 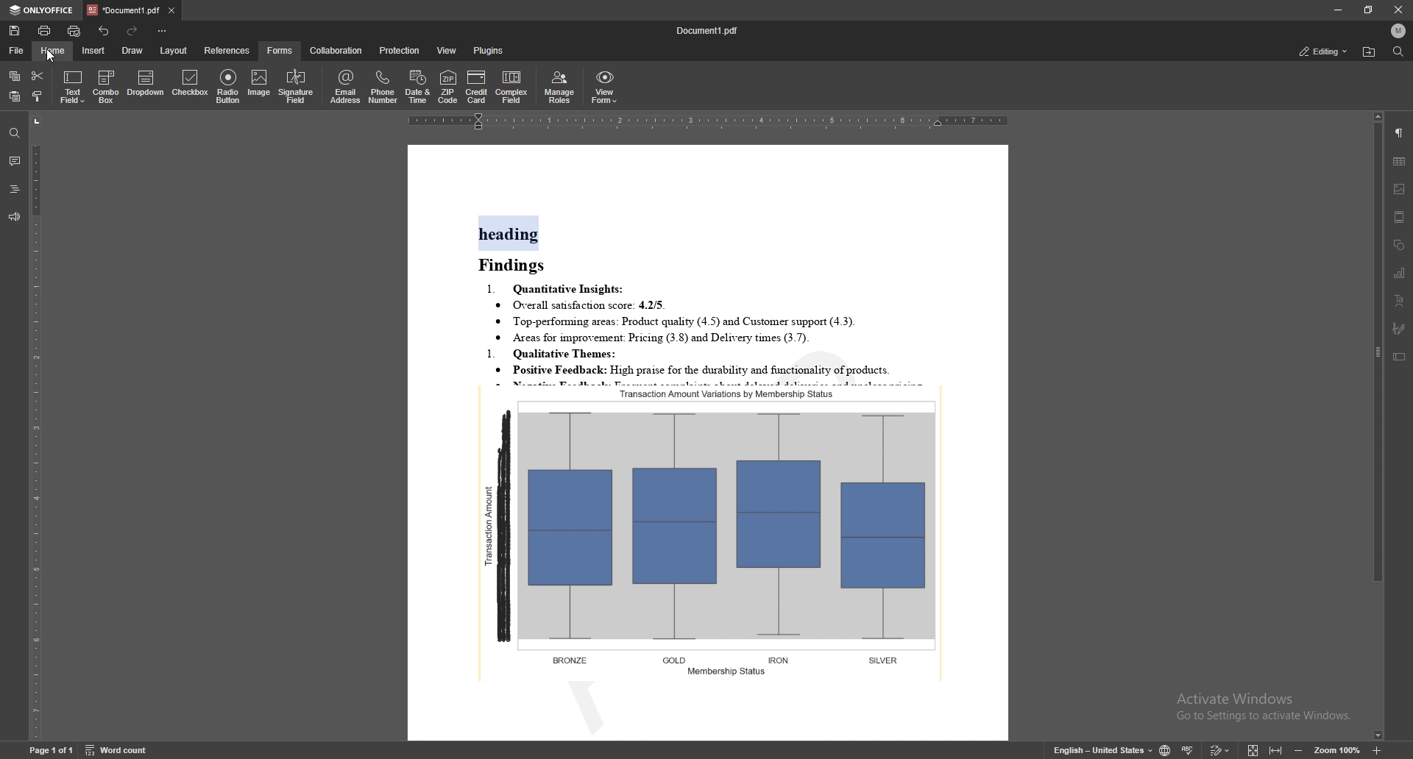 What do you see at coordinates (39, 752) in the screenshot?
I see `Page 1 of 1` at bounding box center [39, 752].